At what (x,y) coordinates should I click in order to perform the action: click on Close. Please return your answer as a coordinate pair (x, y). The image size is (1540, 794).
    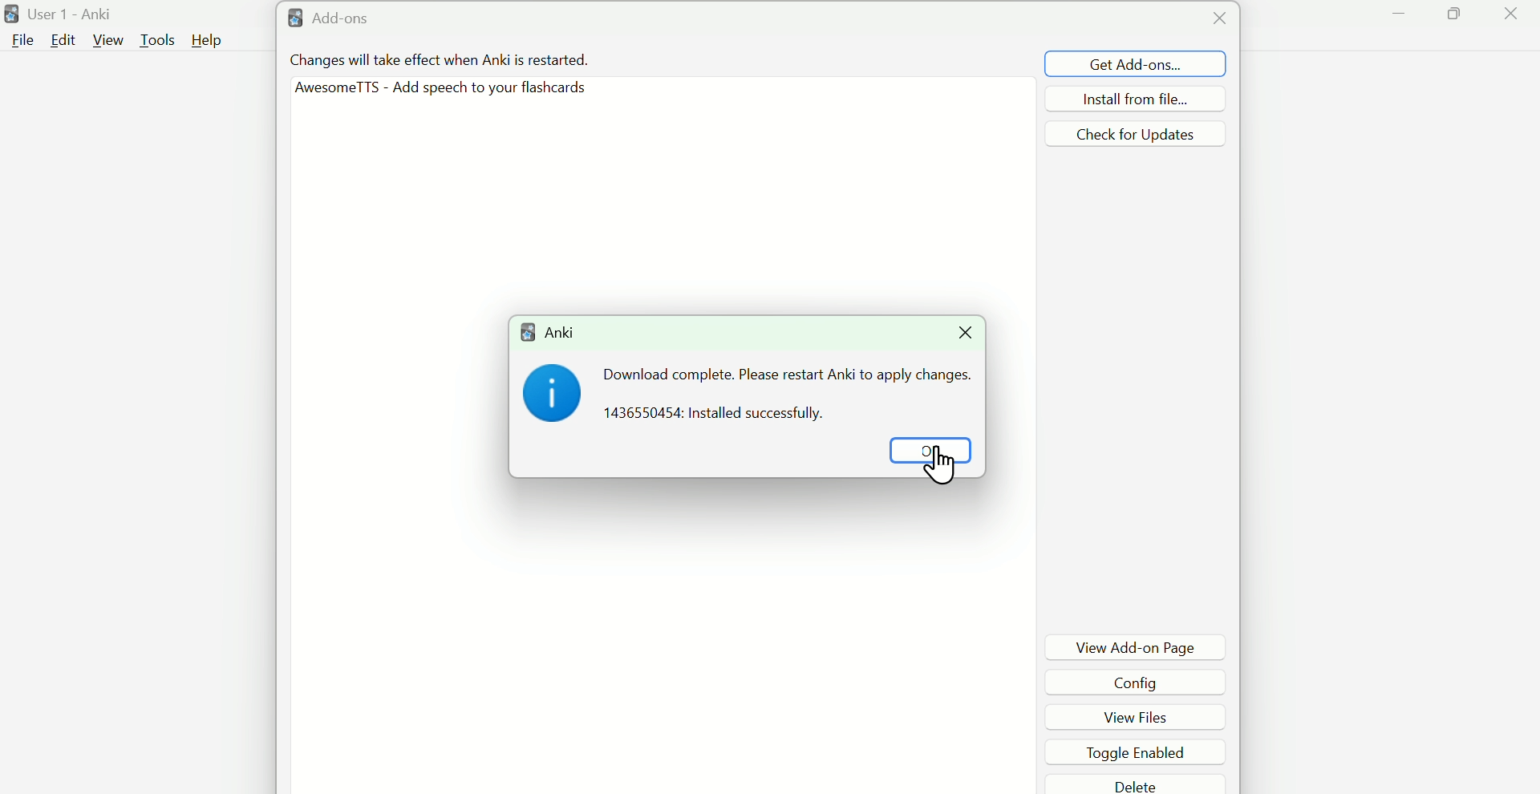
    Looking at the image, I should click on (966, 331).